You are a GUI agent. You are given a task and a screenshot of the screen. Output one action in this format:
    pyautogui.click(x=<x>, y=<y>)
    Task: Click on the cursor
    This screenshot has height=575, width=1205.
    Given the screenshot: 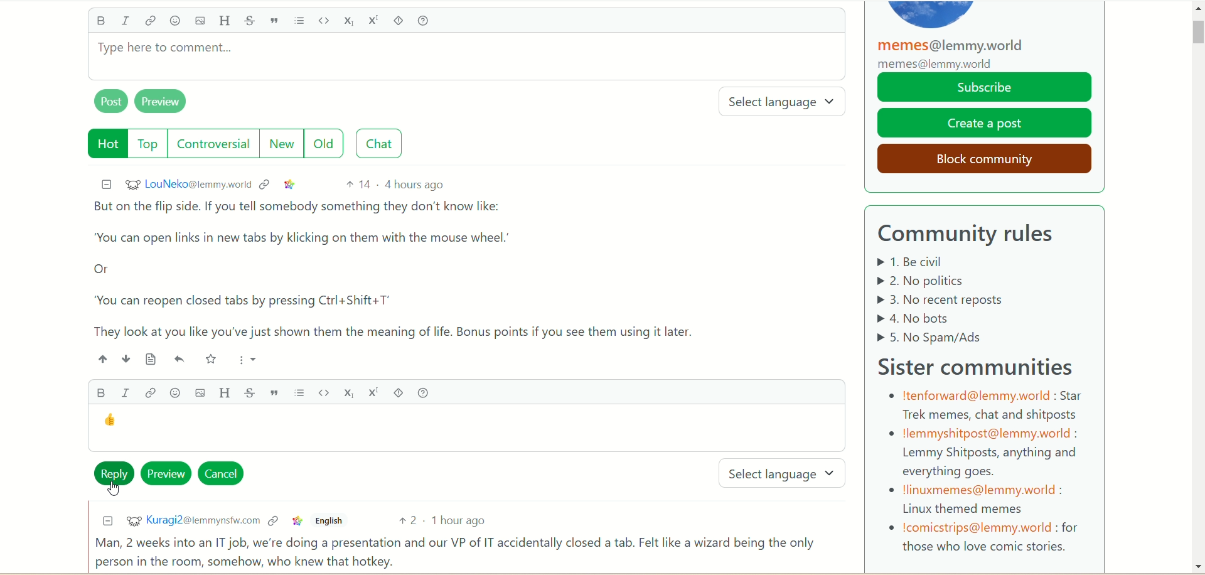 What is the action you would take?
    pyautogui.click(x=112, y=490)
    